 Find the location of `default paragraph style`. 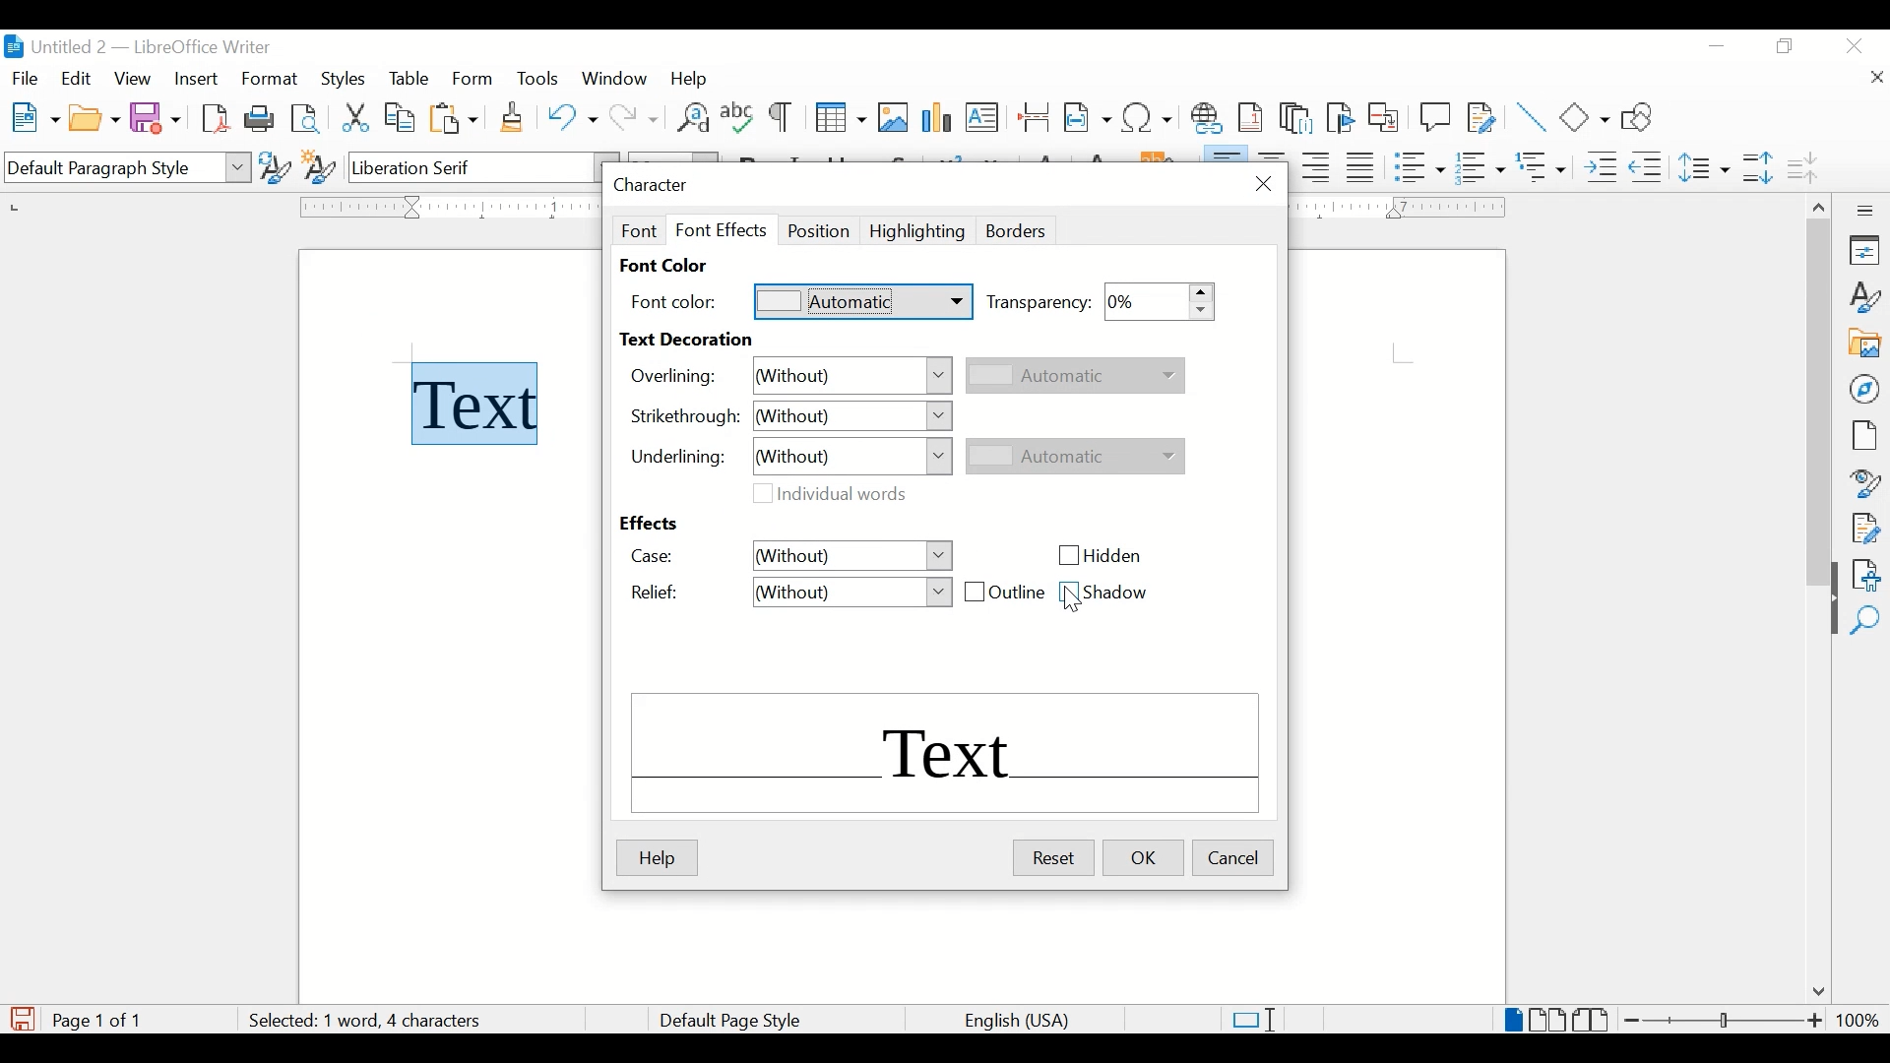

default paragraph style is located at coordinates (125, 168).